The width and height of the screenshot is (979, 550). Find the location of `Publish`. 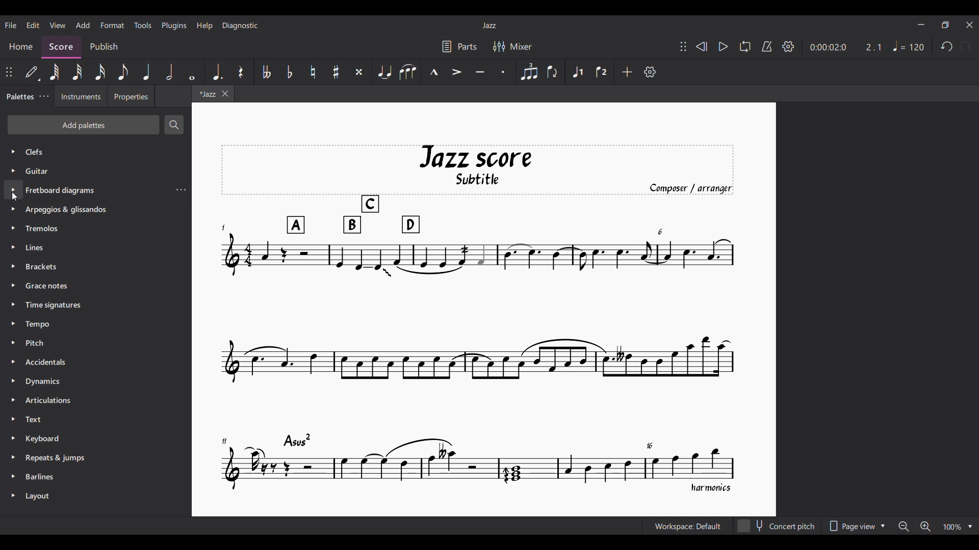

Publish is located at coordinates (104, 47).